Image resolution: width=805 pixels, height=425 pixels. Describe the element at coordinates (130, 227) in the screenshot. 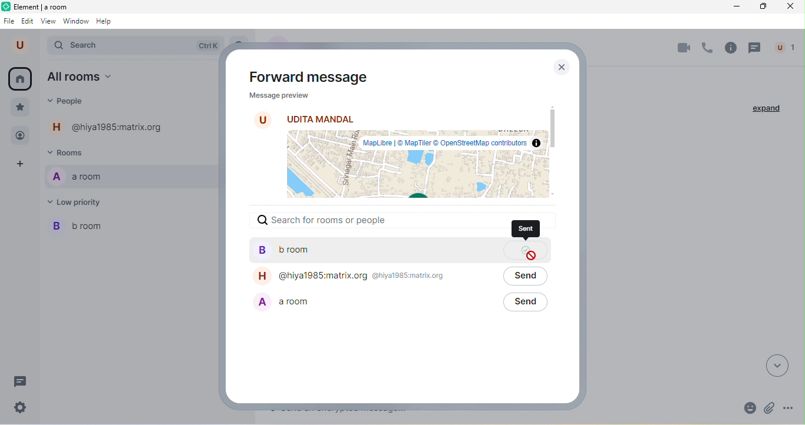

I see `b room` at that location.